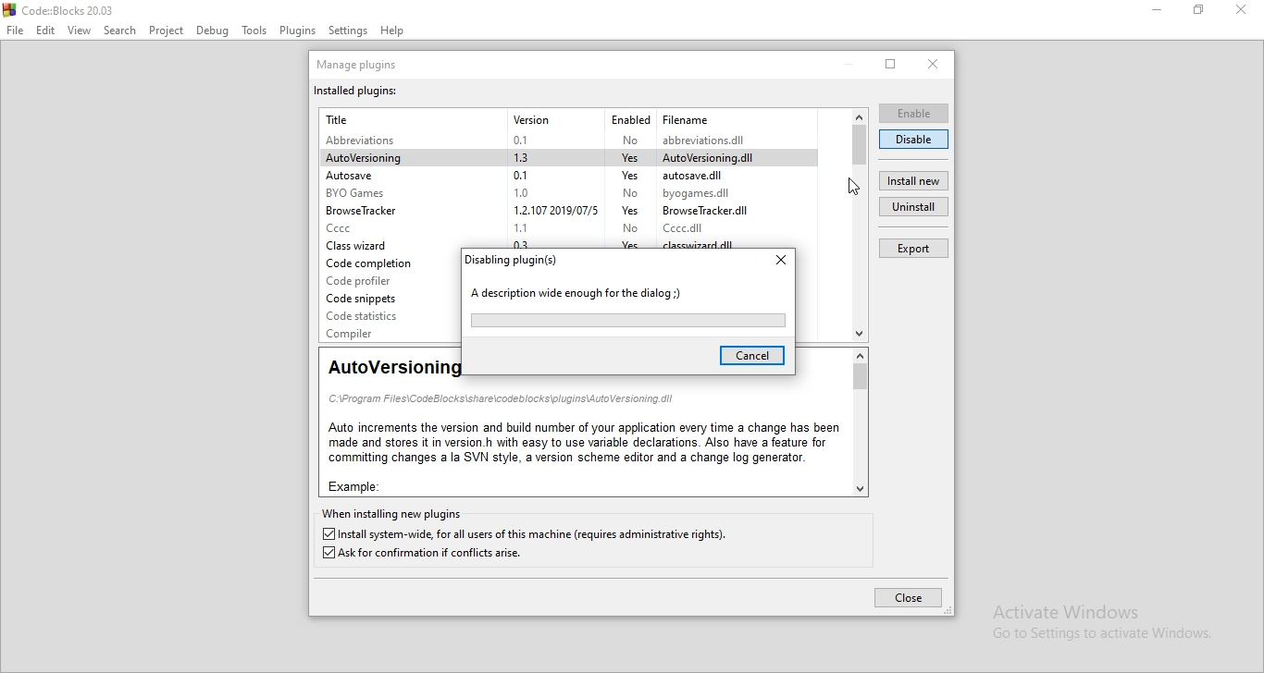 This screenshot has height=673, width=1264. I want to click on AutoVersioning.dil, so click(715, 157).